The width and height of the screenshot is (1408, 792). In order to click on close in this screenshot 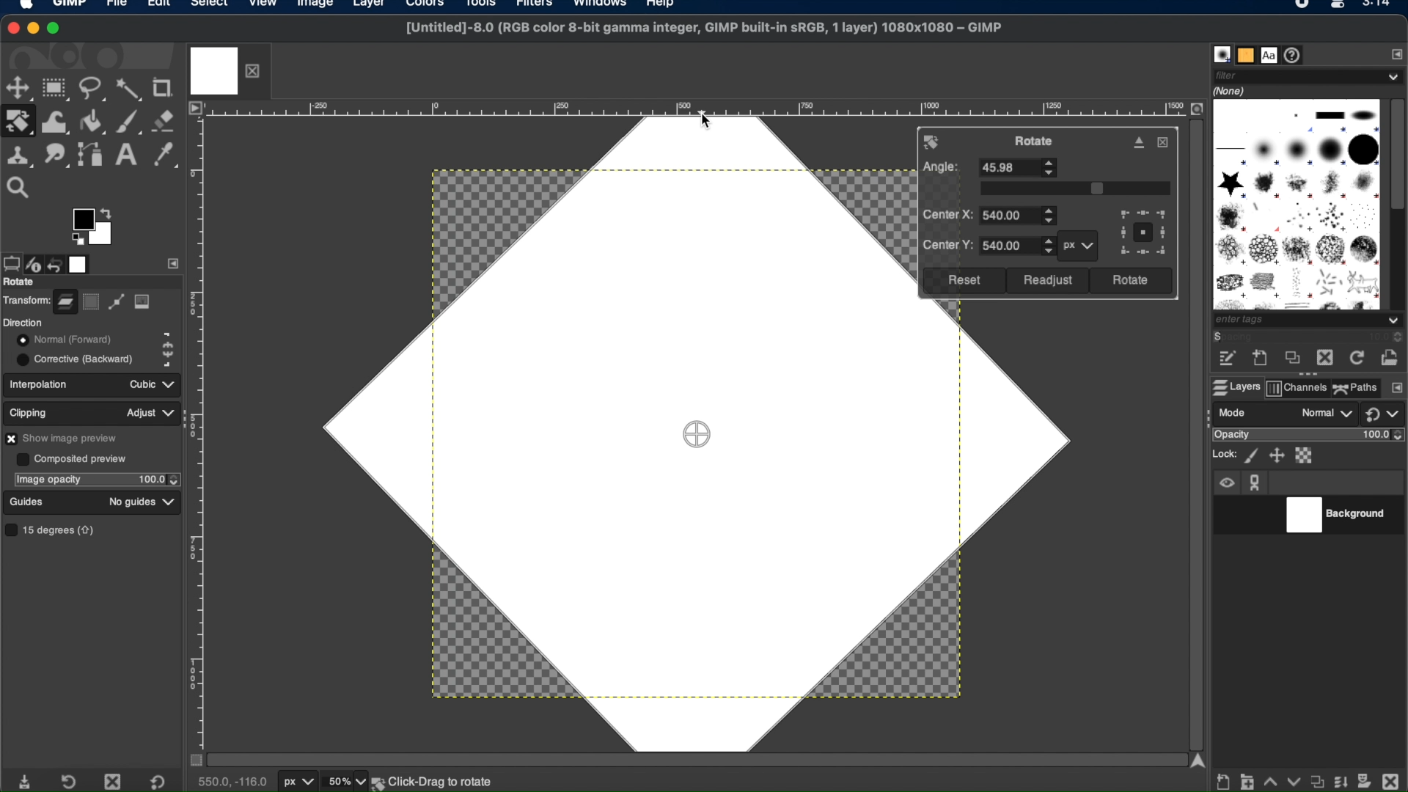, I will do `click(14, 26)`.